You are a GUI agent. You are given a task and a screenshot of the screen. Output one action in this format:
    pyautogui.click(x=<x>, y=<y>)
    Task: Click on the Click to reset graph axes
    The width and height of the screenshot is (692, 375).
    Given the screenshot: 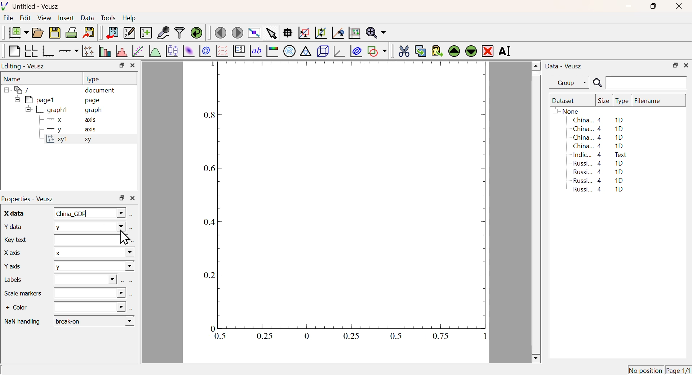 What is the action you would take?
    pyautogui.click(x=337, y=33)
    